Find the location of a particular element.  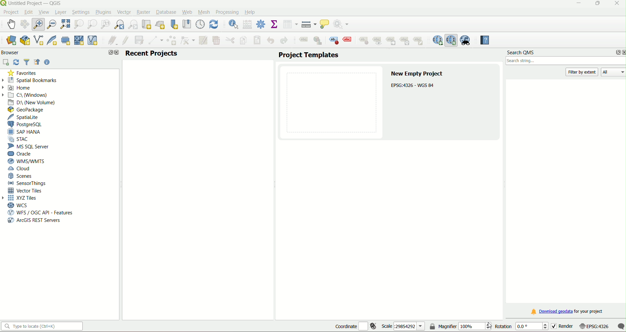

Raster is located at coordinates (143, 12).